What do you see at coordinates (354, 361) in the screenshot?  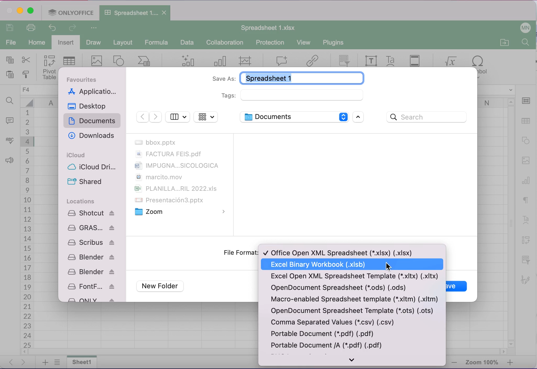 I see `keep scrolling` at bounding box center [354, 361].